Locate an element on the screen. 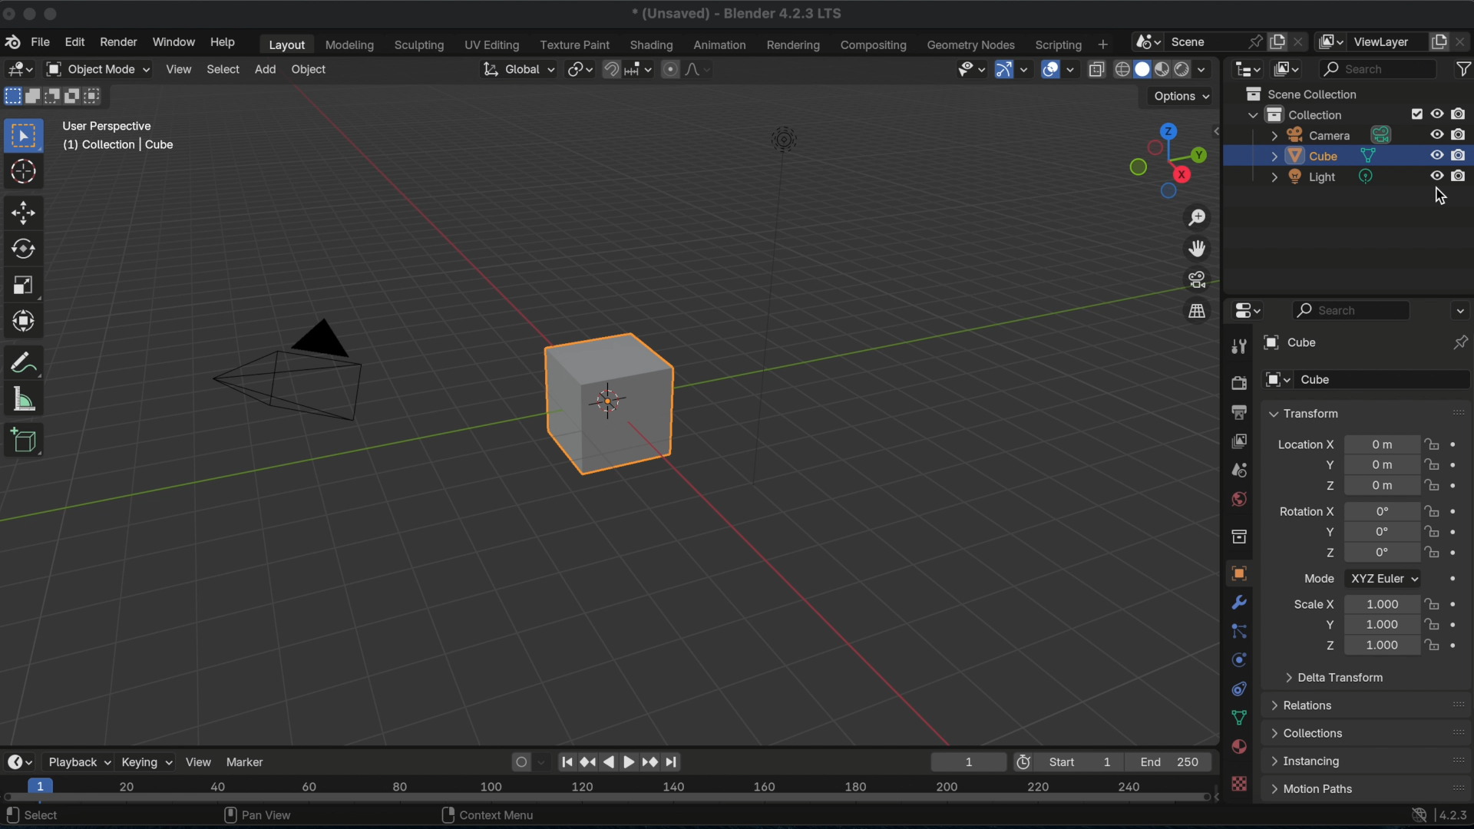 The height and width of the screenshot is (829, 1474). pan view is located at coordinates (256, 816).